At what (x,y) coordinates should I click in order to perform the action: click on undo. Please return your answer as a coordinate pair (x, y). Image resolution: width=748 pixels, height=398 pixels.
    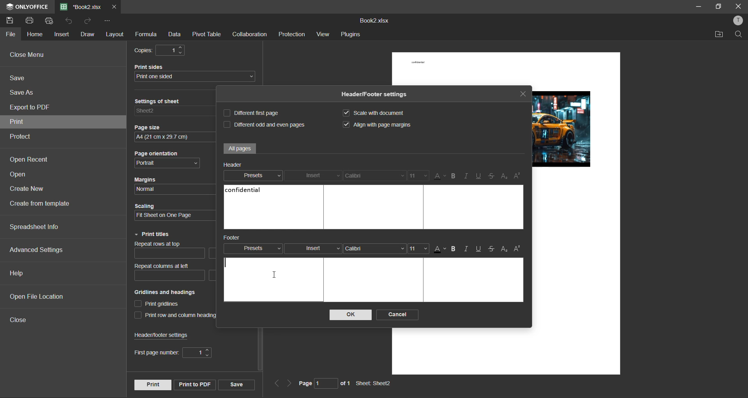
    Looking at the image, I should click on (71, 22).